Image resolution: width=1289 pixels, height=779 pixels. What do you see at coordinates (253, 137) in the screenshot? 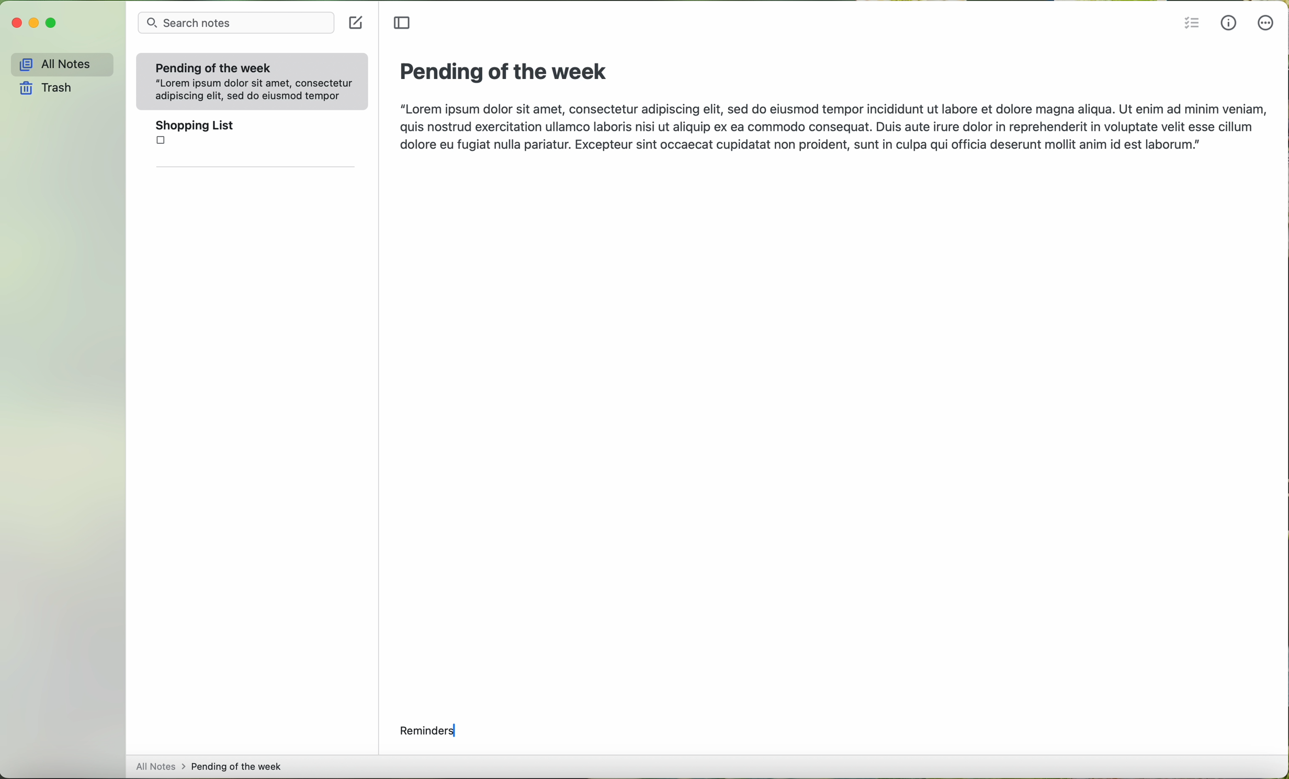
I see `shopping list` at bounding box center [253, 137].